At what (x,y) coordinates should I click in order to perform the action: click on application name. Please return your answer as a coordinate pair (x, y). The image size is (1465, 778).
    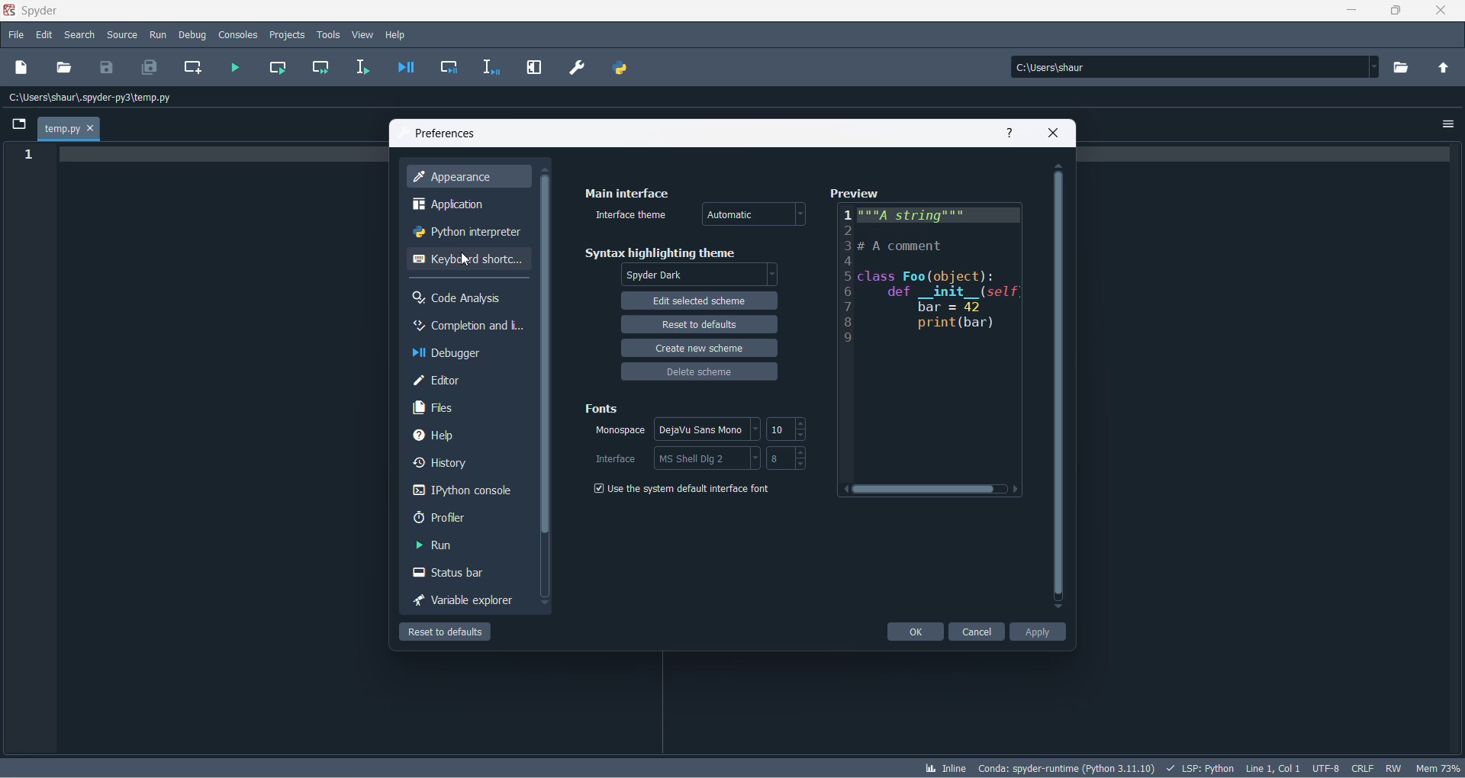
    Looking at the image, I should click on (33, 9).